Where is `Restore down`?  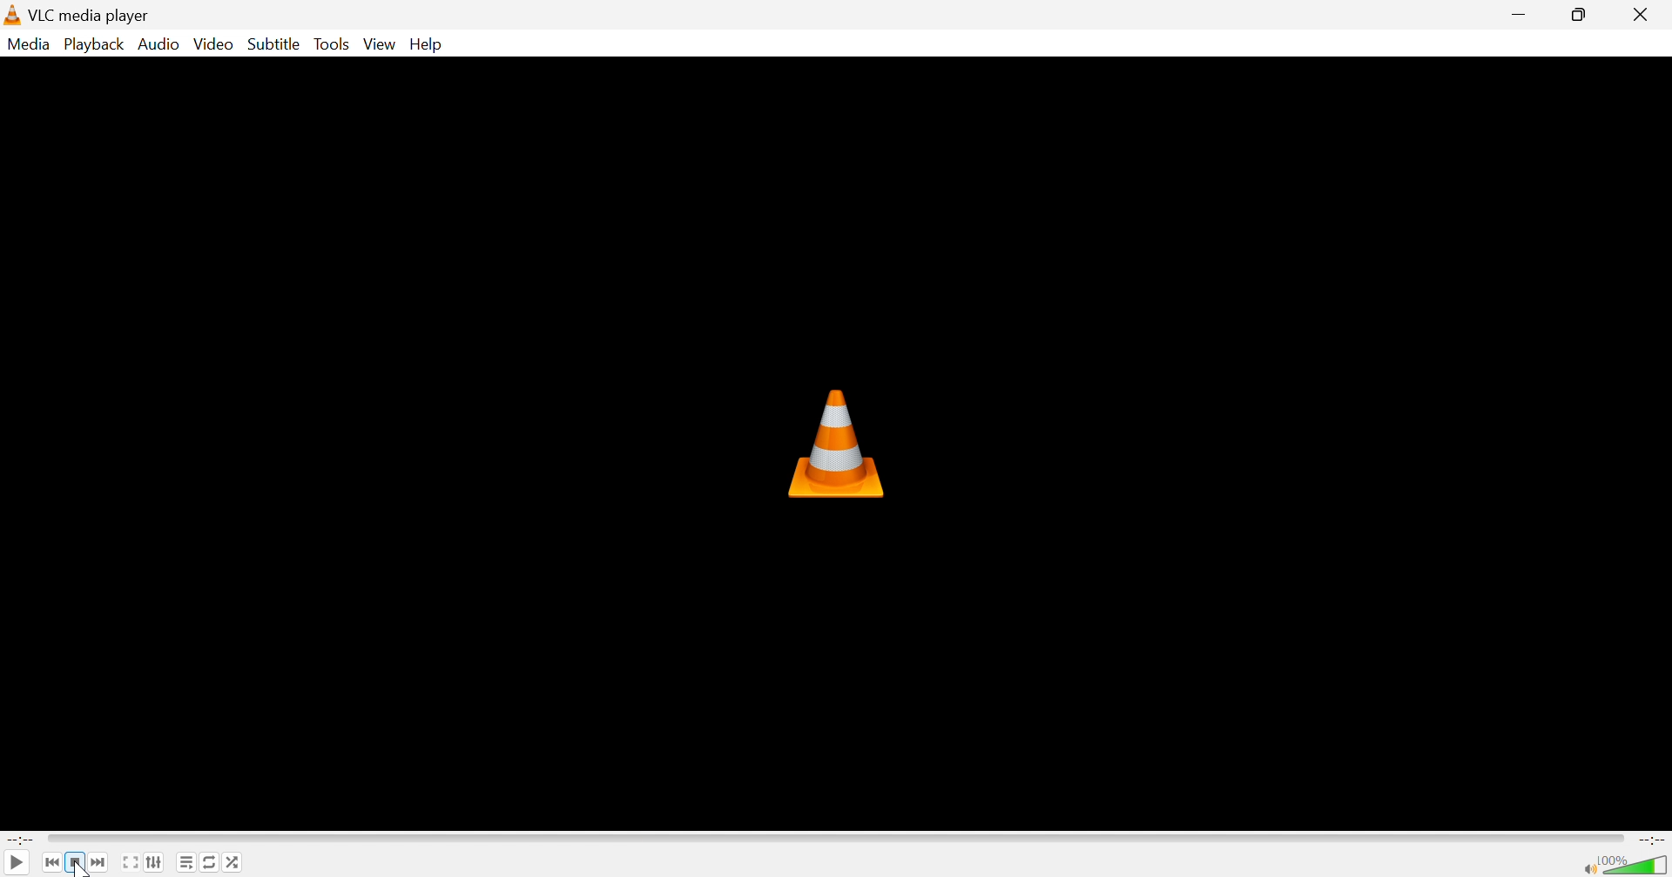 Restore down is located at coordinates (1583, 15).